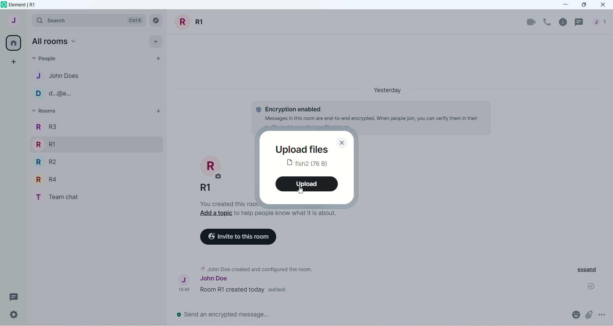  Describe the element at coordinates (528, 23) in the screenshot. I see `video call` at that location.